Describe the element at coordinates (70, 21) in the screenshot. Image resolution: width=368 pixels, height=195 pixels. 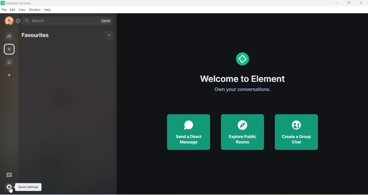
I see `search` at that location.